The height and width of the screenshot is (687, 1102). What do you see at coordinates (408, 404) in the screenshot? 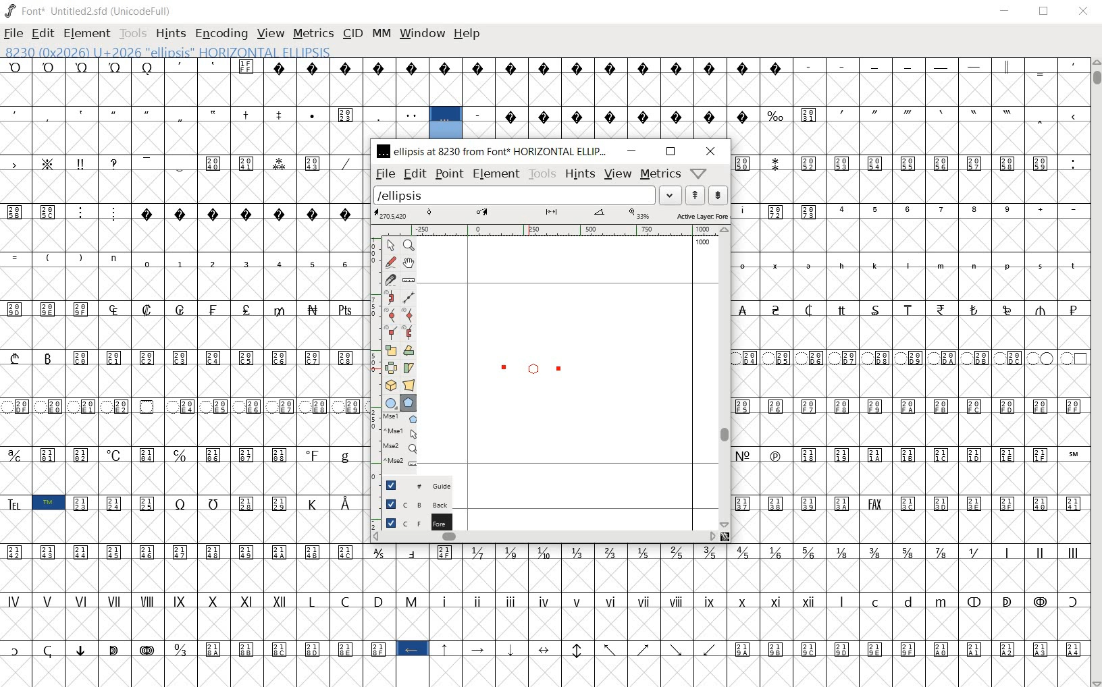
I see `polygon or star` at bounding box center [408, 404].